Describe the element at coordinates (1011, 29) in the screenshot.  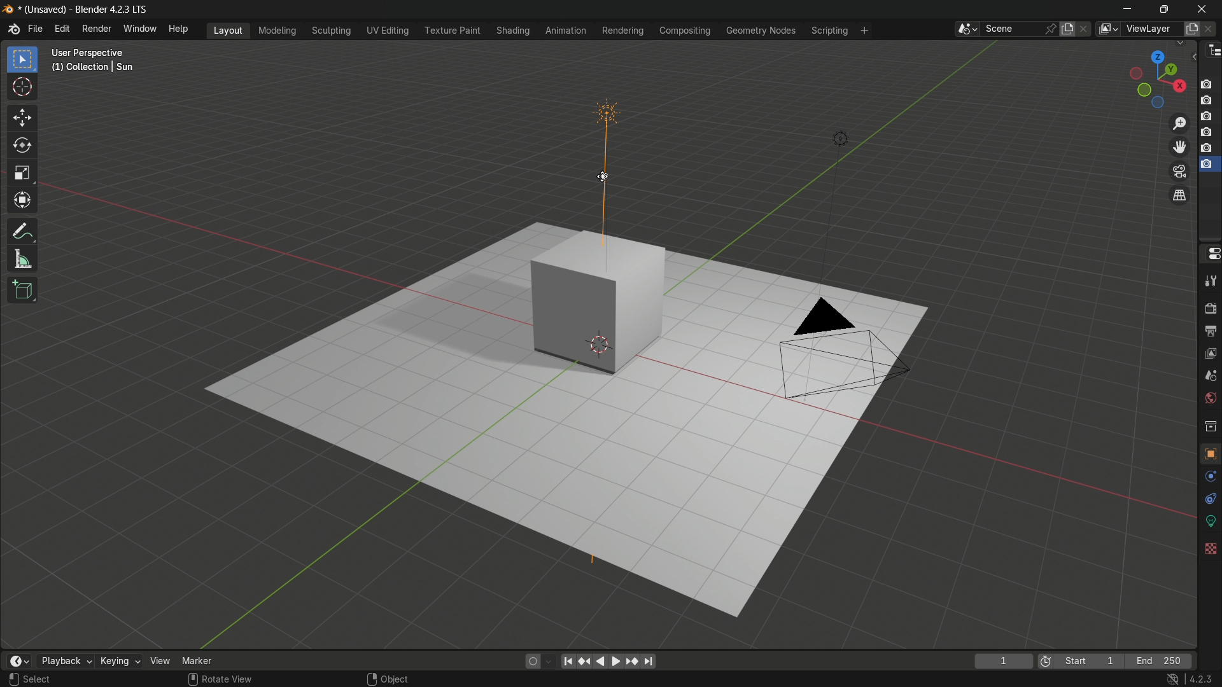
I see `scene name` at that location.